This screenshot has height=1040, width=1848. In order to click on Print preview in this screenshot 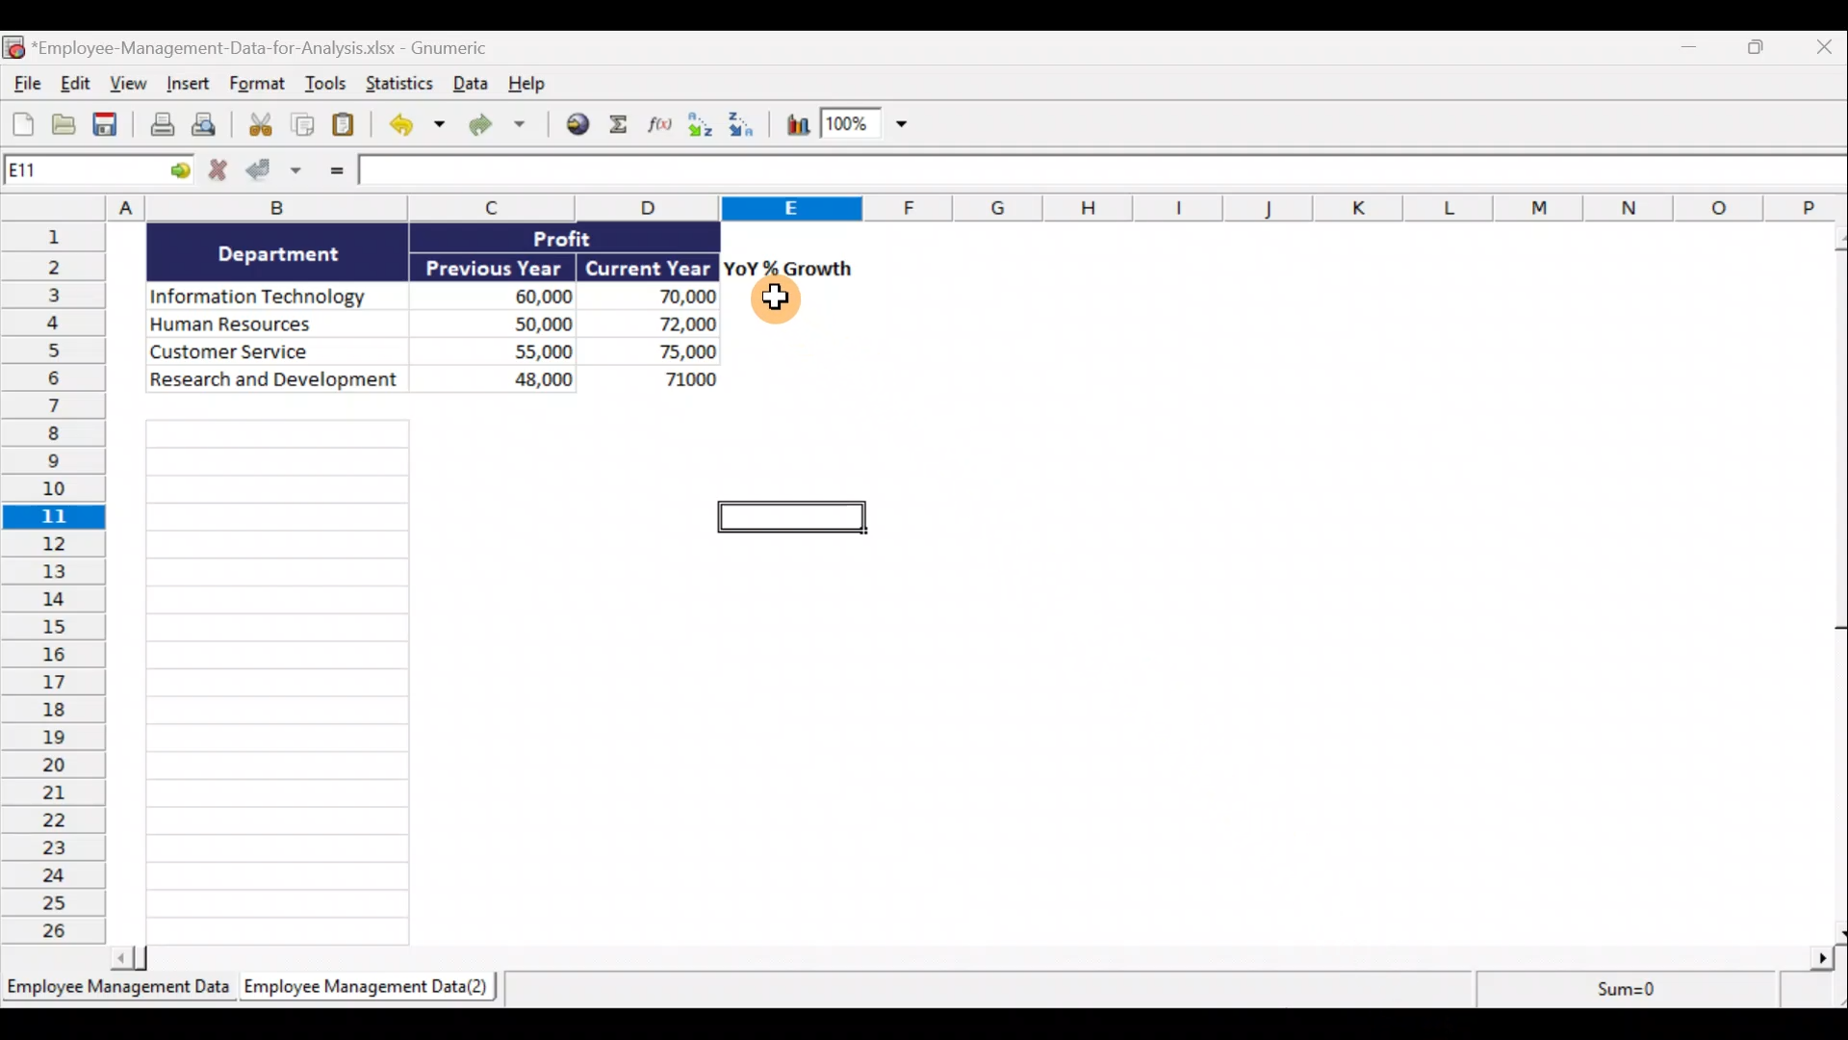, I will do `click(206, 126)`.